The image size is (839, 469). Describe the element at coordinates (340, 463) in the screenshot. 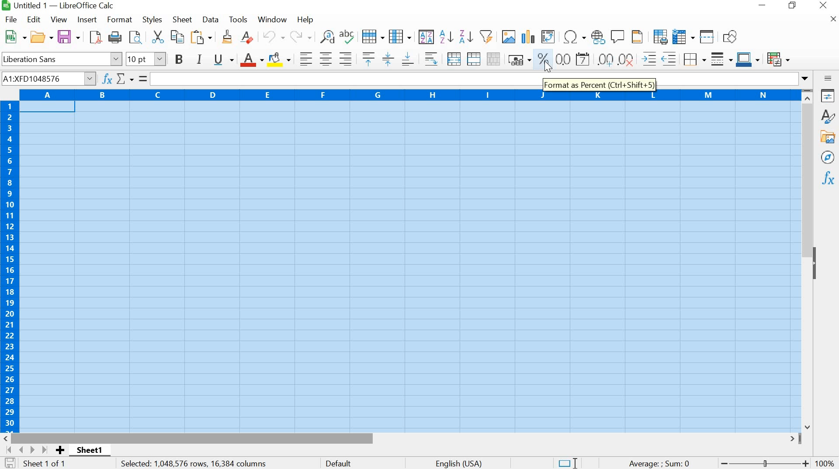

I see `DEFAULT` at that location.